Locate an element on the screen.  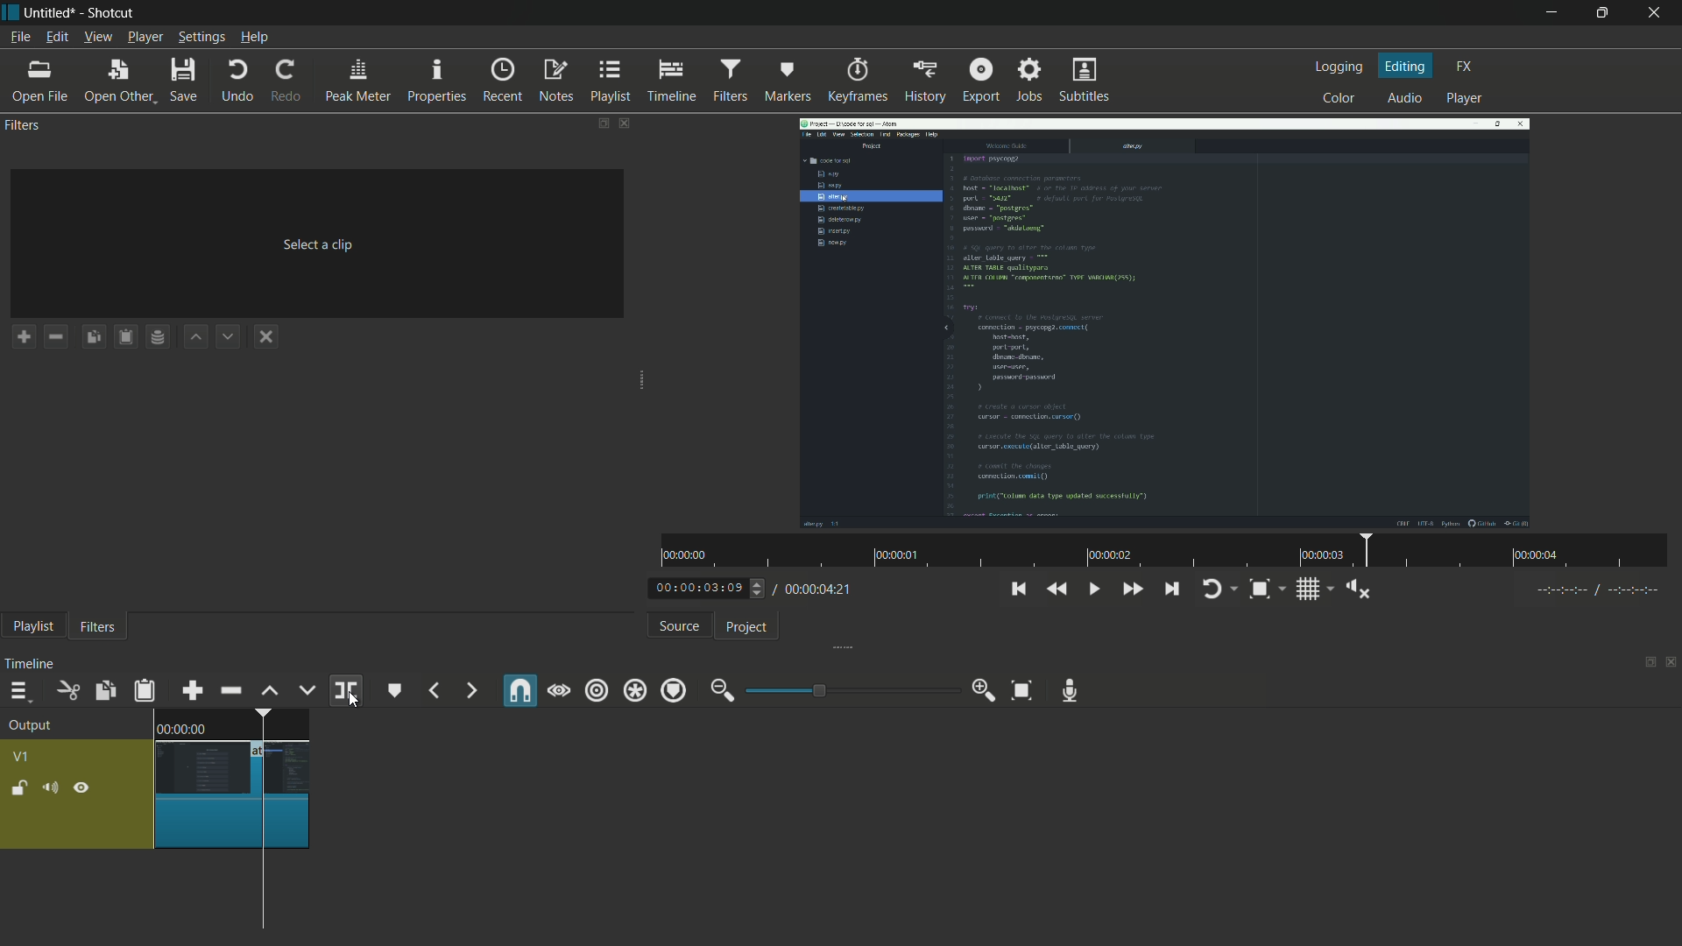
lock is located at coordinates (18, 790).